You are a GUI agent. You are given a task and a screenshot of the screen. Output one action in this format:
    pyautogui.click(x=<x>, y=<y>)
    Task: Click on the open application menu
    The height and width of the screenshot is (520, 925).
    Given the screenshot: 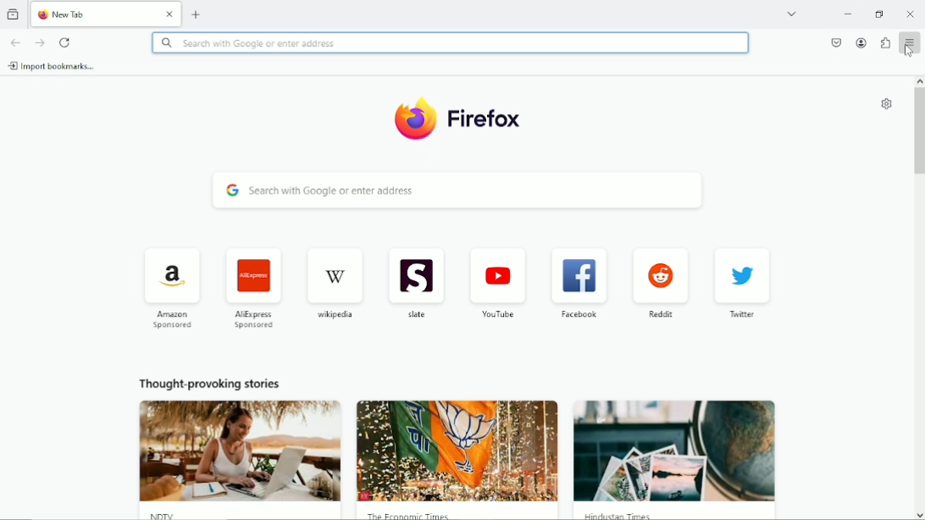 What is the action you would take?
    pyautogui.click(x=908, y=42)
    